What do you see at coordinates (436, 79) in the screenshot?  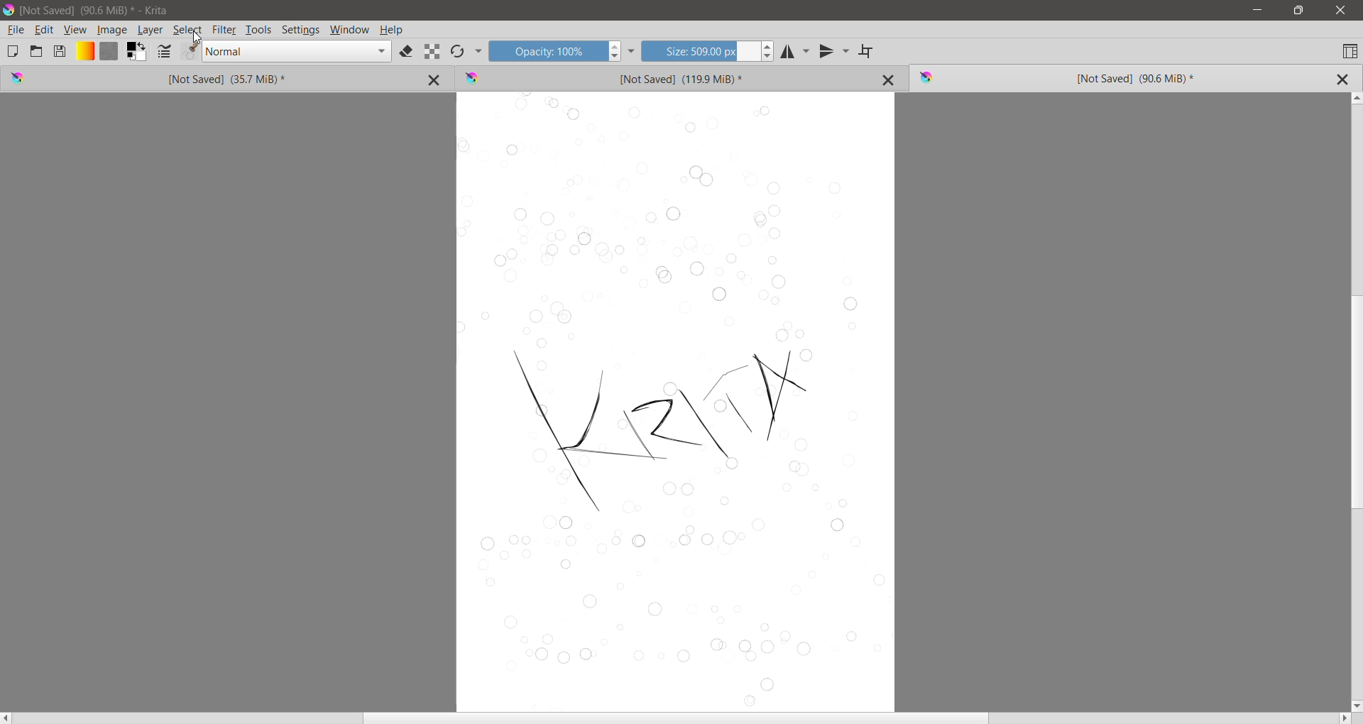 I see `Close Tab` at bounding box center [436, 79].